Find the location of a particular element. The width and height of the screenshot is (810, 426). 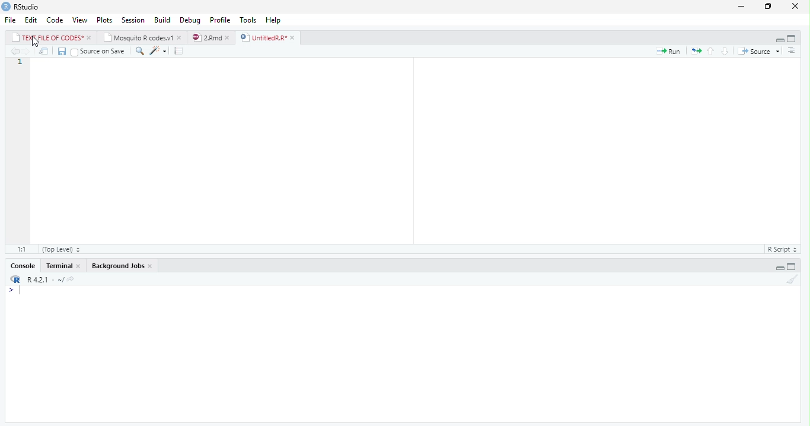

1:1 is located at coordinates (20, 249).